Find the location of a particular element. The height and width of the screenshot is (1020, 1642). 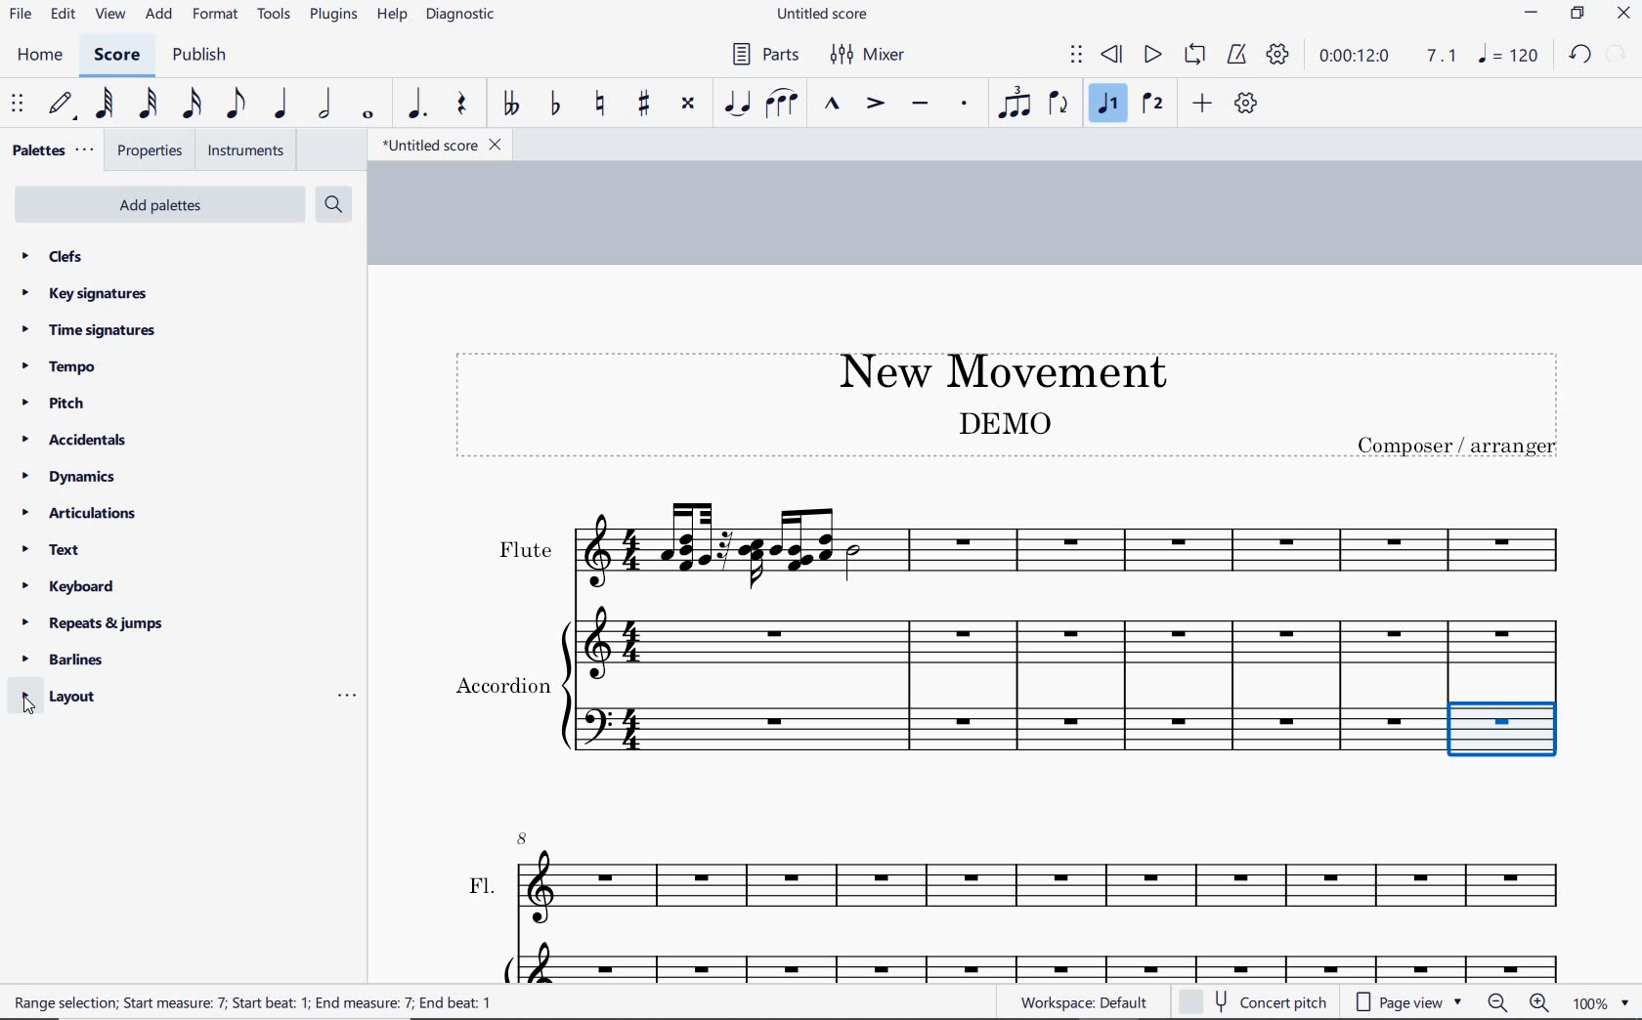

articulations is located at coordinates (81, 516).